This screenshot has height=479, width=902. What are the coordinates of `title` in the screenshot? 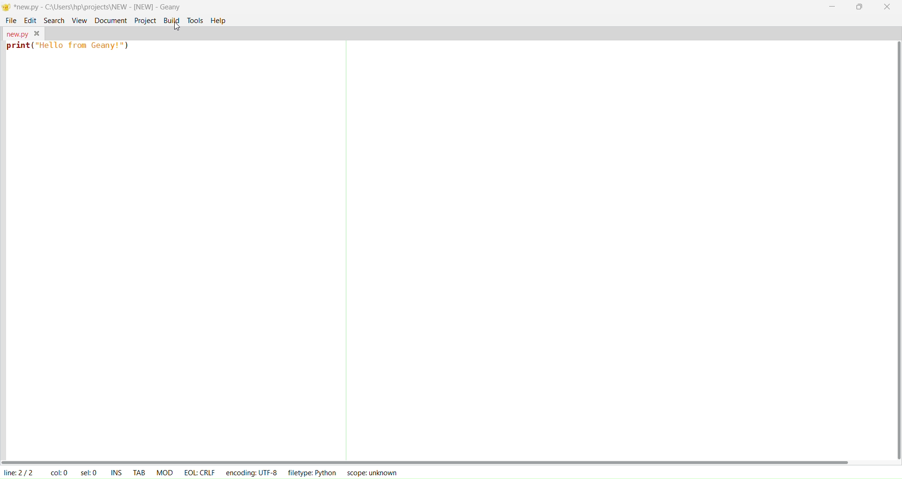 It's located at (98, 7).